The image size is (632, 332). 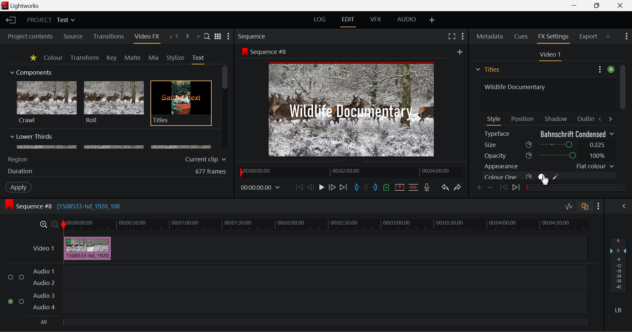 I want to click on All, so click(x=44, y=322).